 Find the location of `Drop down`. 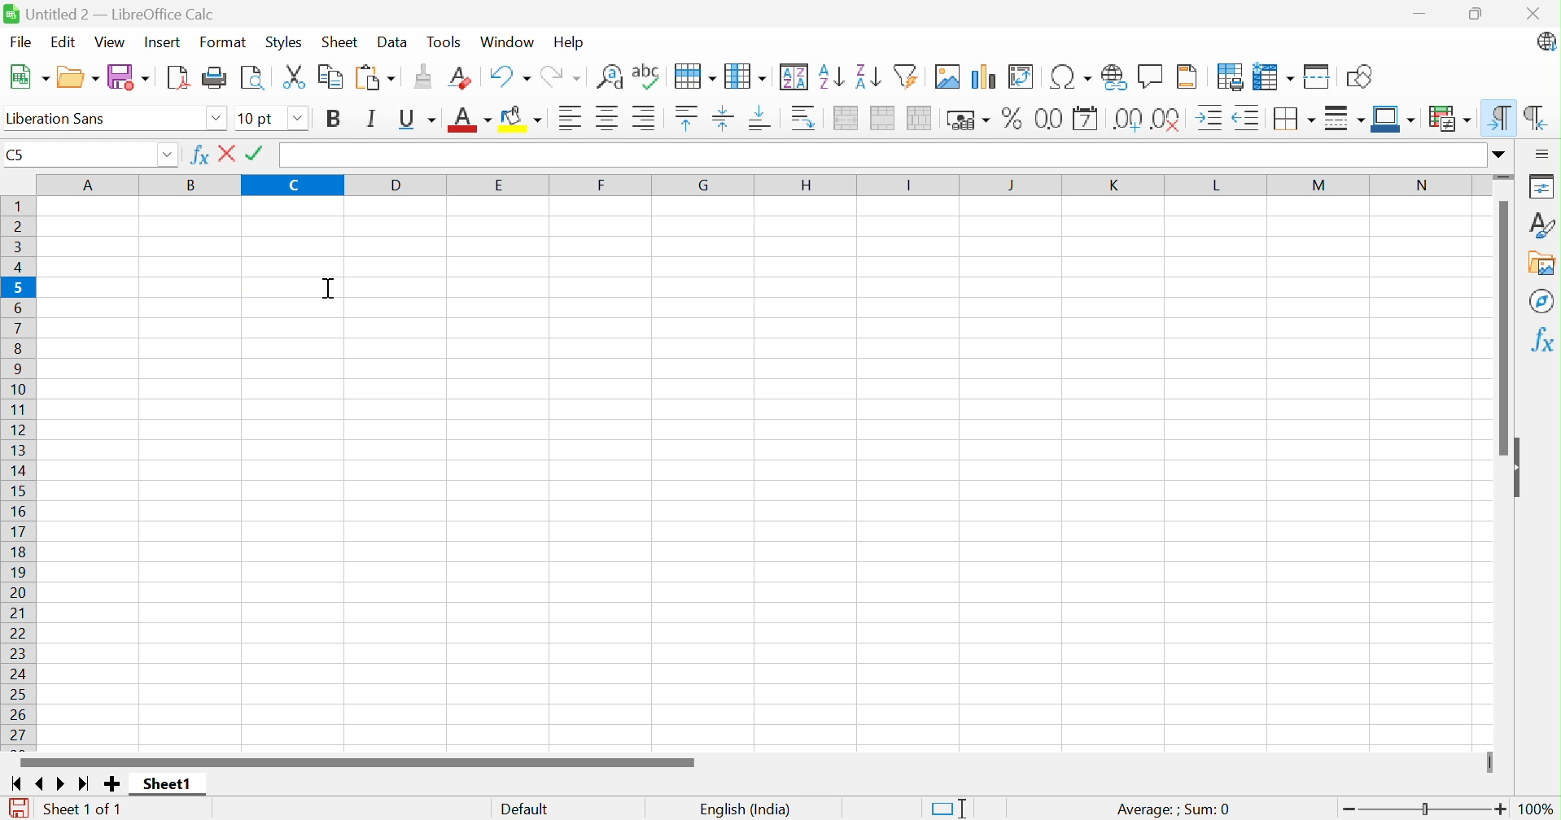

Drop down is located at coordinates (298, 119).